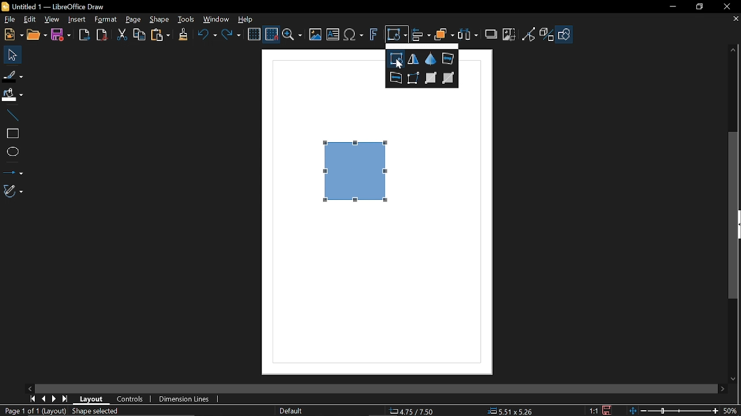 This screenshot has width=741, height=416. I want to click on Controls, so click(130, 399).